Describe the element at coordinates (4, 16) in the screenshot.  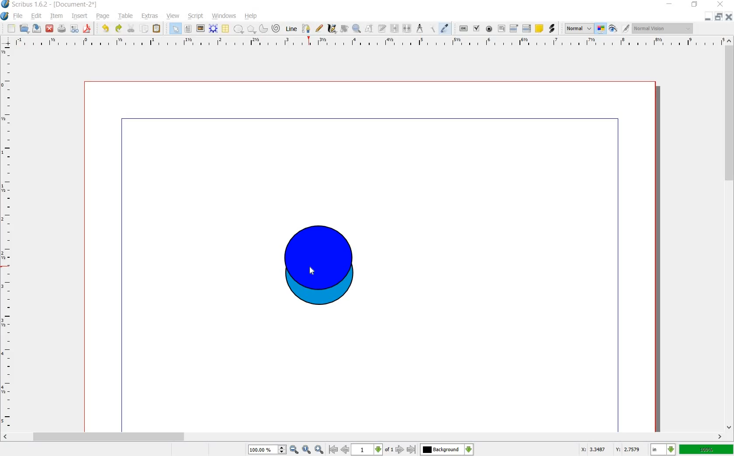
I see `system logo` at that location.